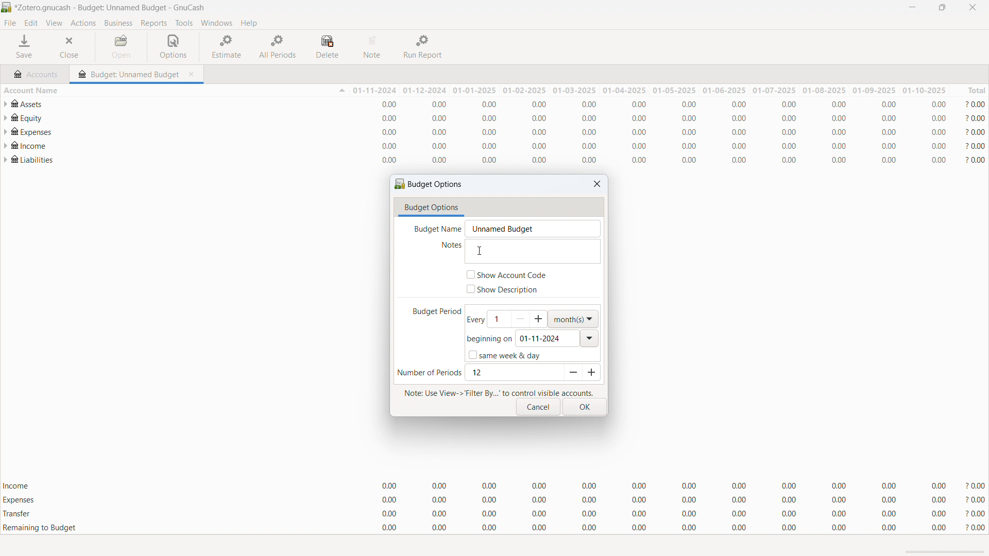  Describe the element at coordinates (504, 355) in the screenshot. I see `same week & day` at that location.